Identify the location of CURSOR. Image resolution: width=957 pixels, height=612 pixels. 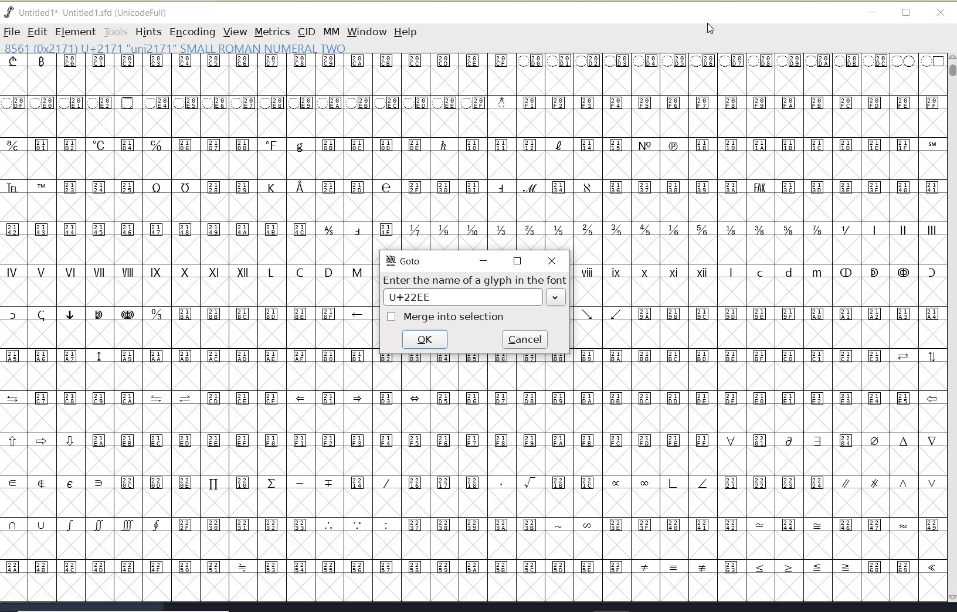
(710, 29).